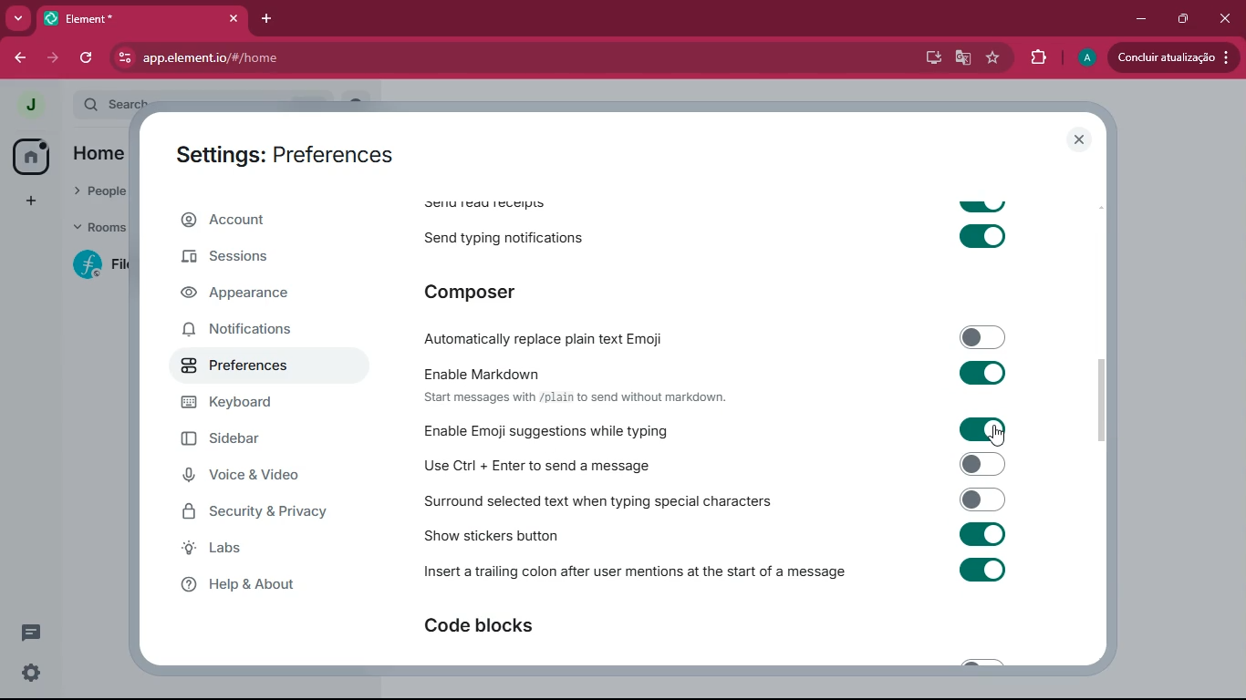 The image size is (1246, 700). I want to click on extensions, so click(1038, 57).